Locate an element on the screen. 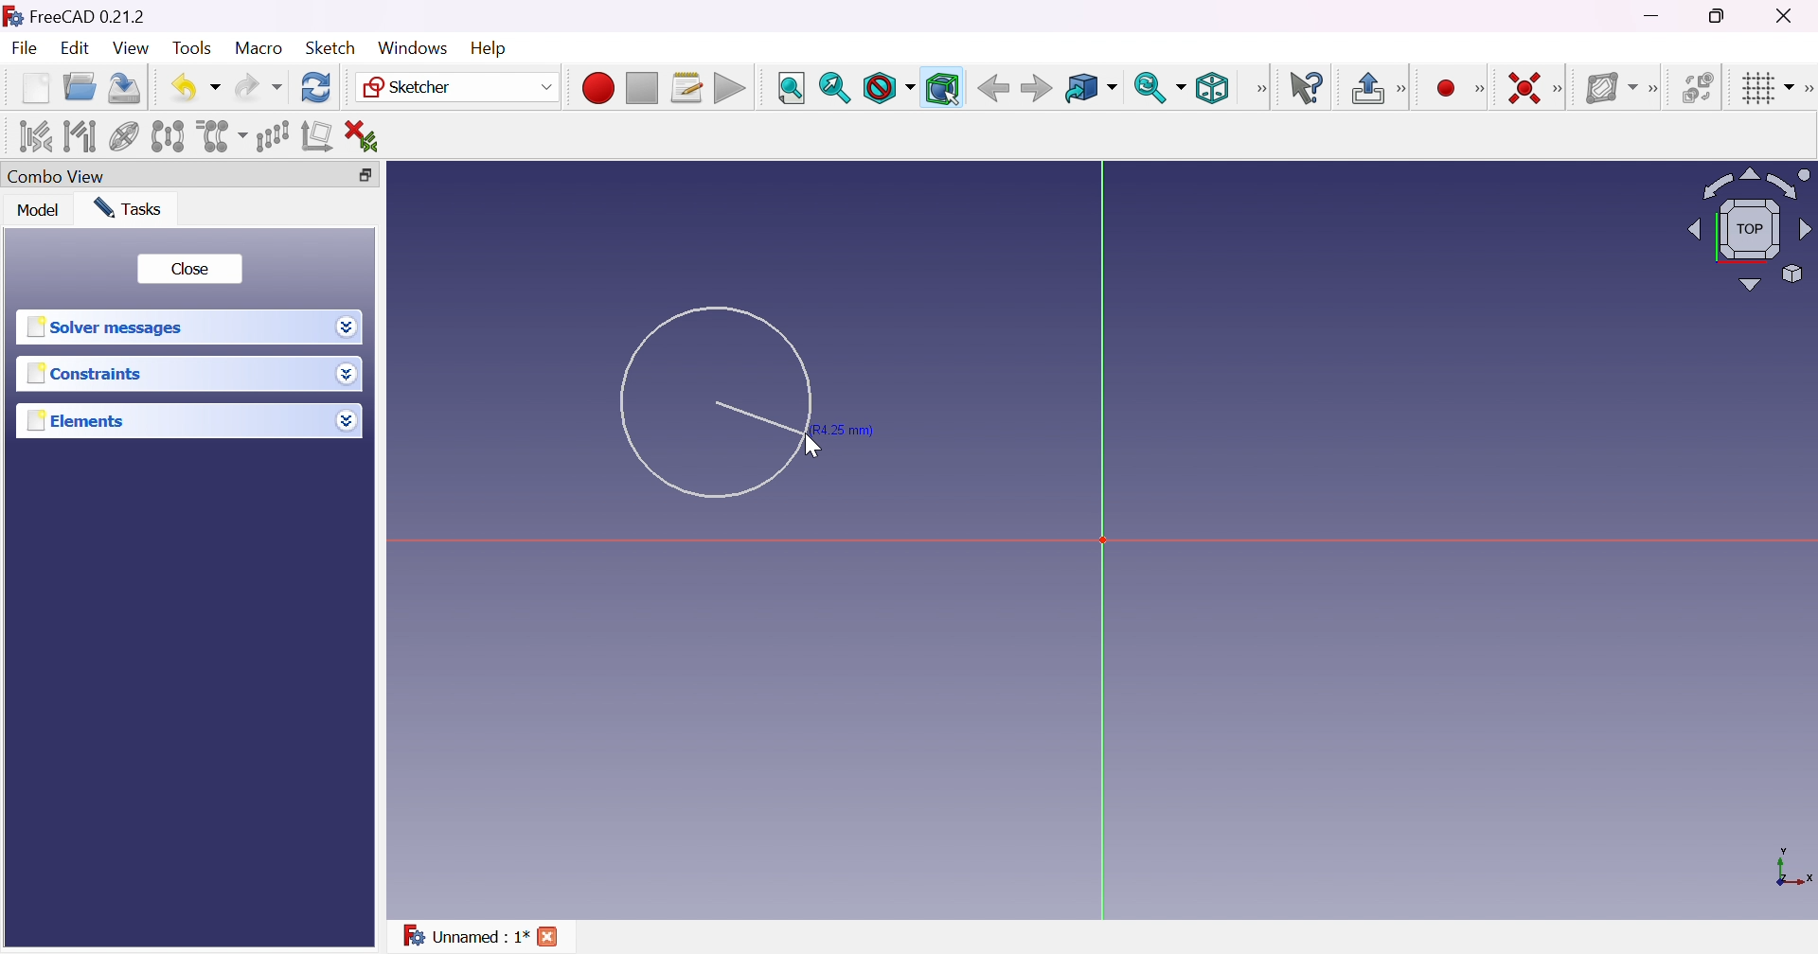 This screenshot has width=1818, height=954. Tools is located at coordinates (193, 49).